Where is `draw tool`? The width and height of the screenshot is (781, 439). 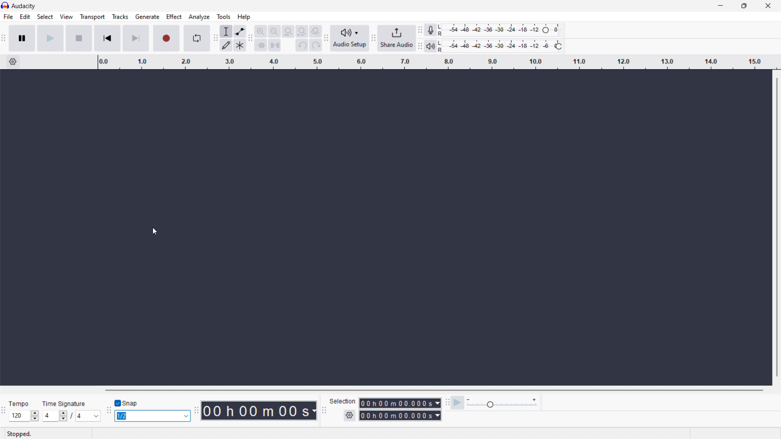 draw tool is located at coordinates (226, 46).